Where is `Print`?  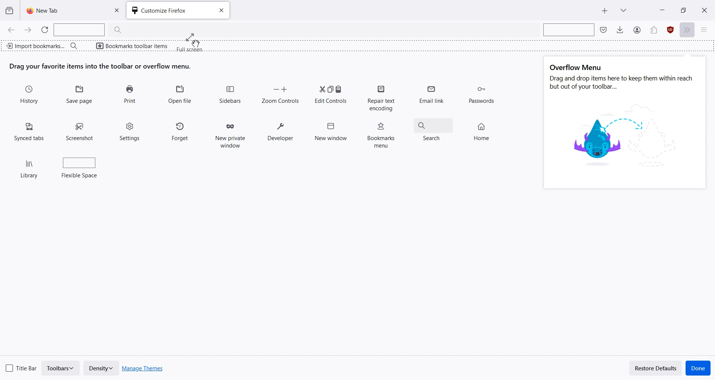
Print is located at coordinates (130, 95).